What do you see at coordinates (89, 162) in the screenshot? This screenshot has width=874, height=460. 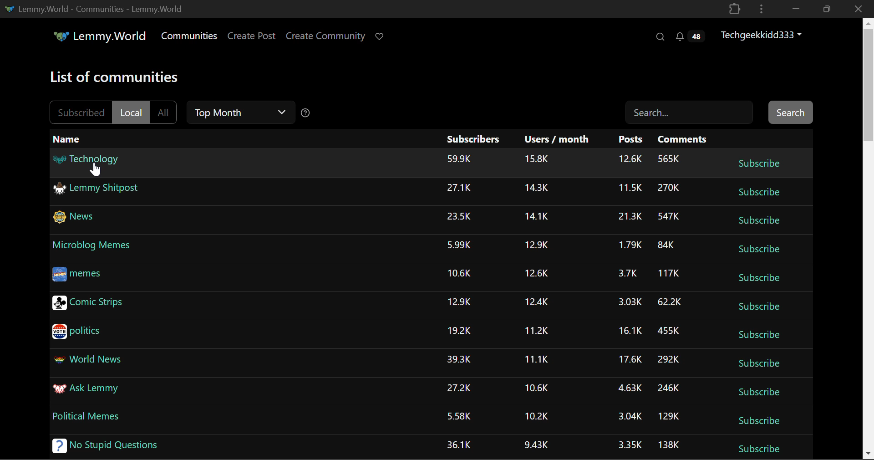 I see `Technology` at bounding box center [89, 162].